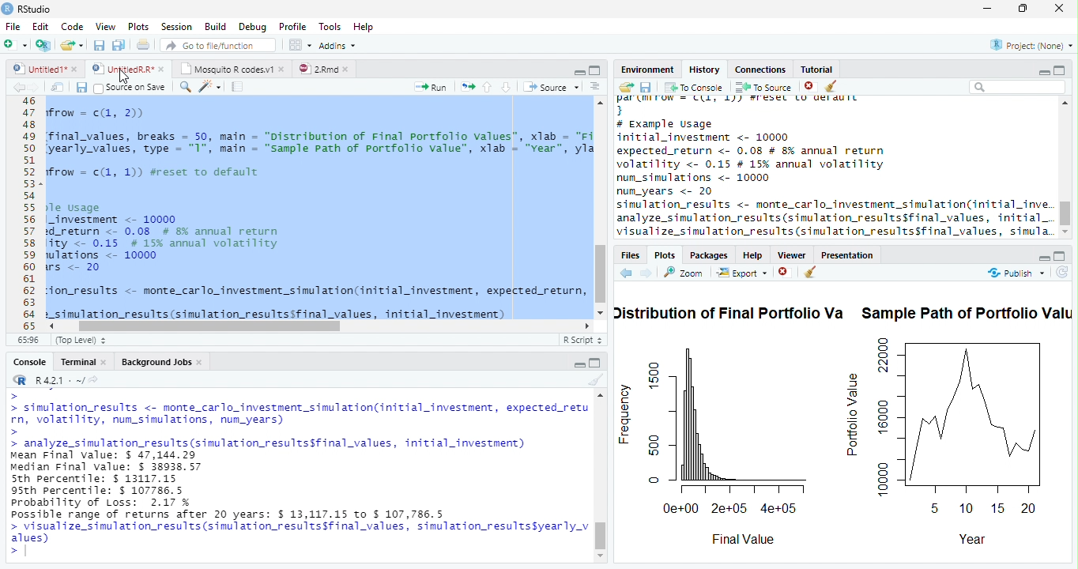 This screenshot has width=1078, height=569. I want to click on Presentation, so click(847, 254).